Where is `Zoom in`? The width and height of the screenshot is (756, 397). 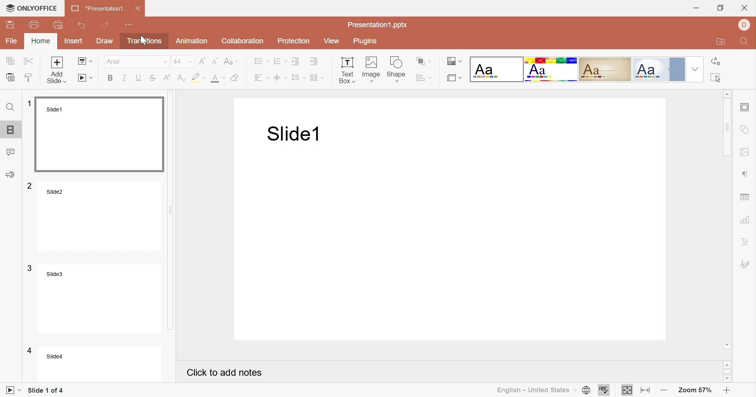
Zoom in is located at coordinates (727, 391).